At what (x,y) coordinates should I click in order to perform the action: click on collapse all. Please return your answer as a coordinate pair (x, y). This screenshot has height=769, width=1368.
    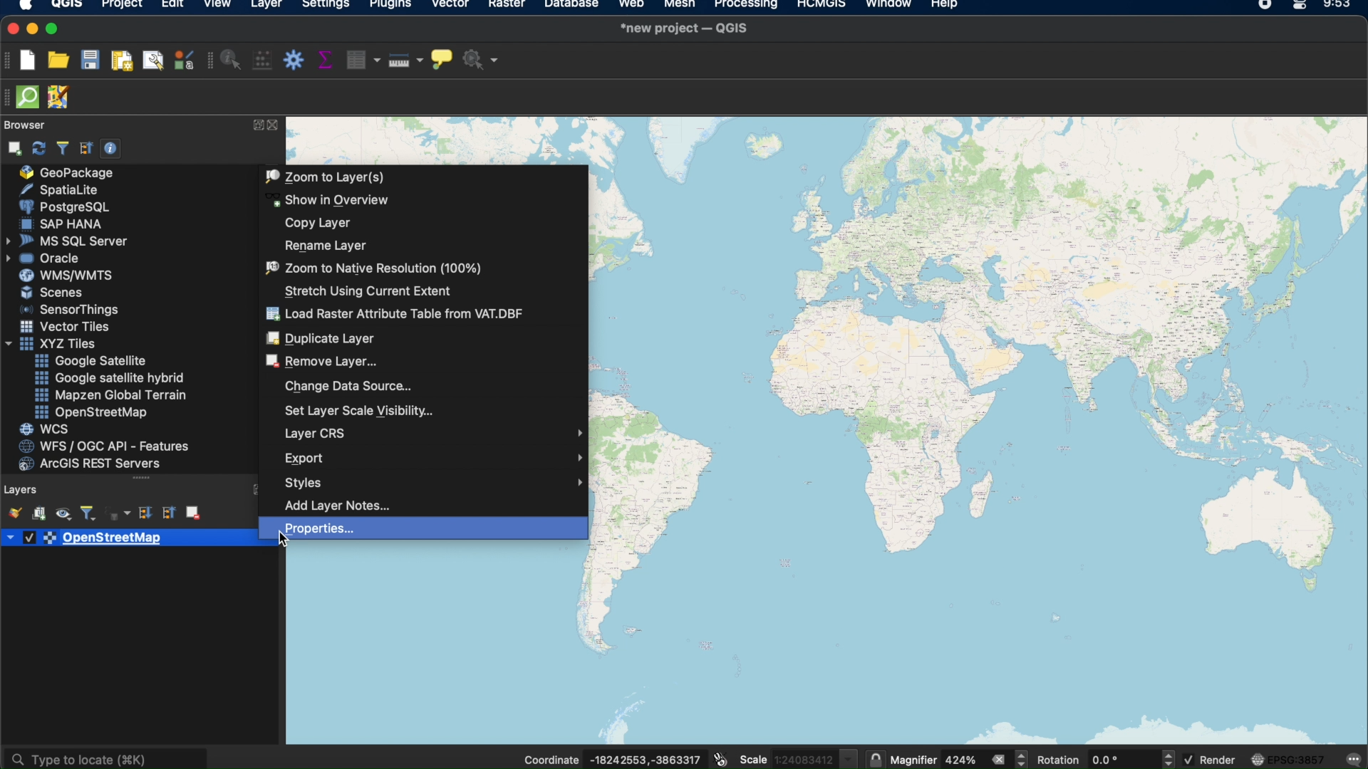
    Looking at the image, I should click on (86, 149).